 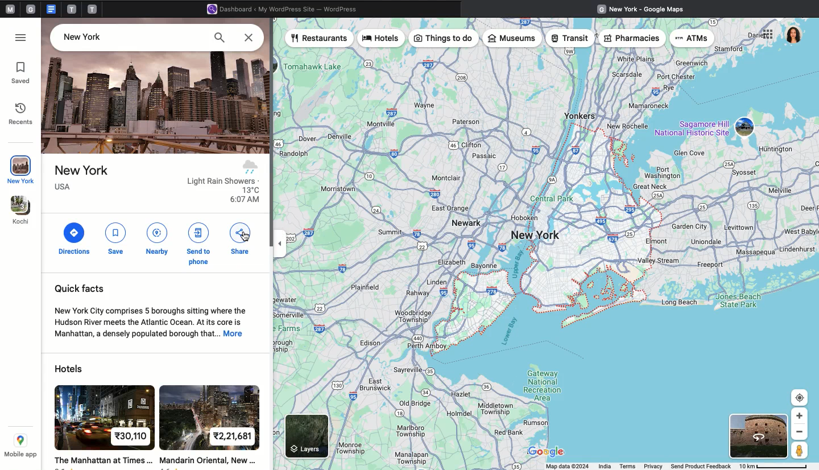 I want to click on scroll, so click(x=272, y=122).